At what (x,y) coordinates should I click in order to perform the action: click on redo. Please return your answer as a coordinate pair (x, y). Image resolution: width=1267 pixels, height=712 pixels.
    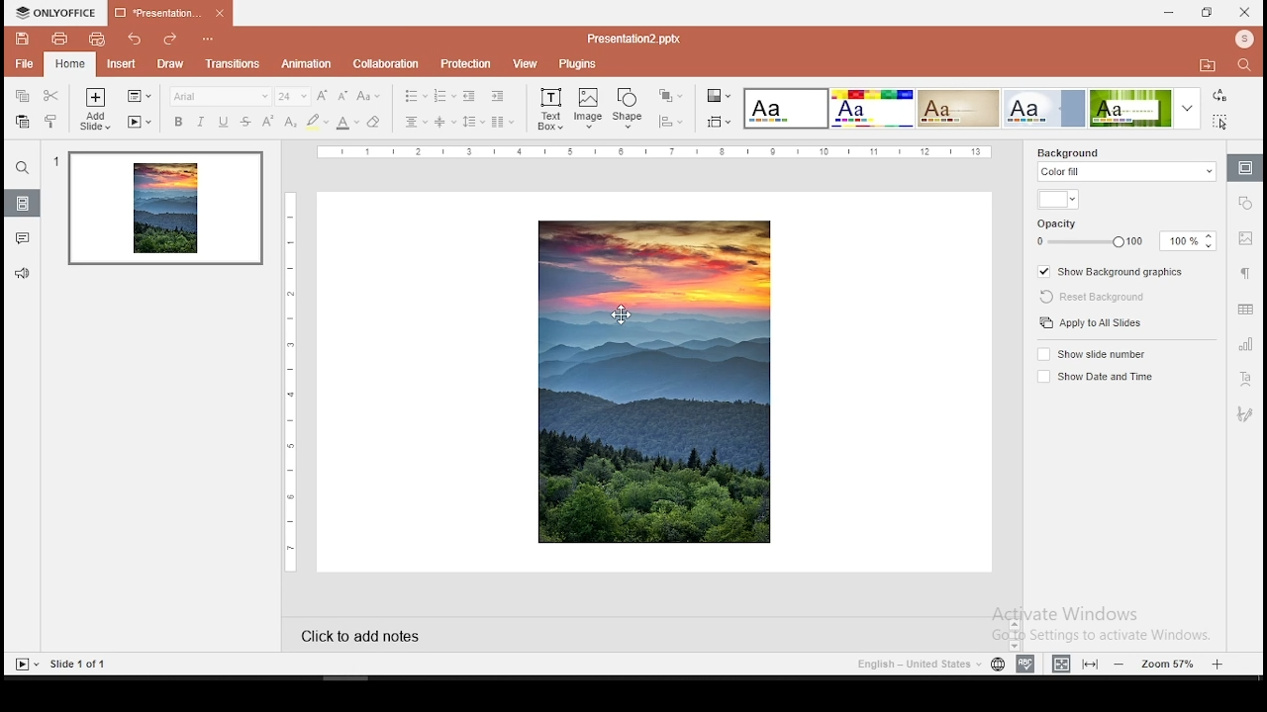
    Looking at the image, I should click on (170, 41).